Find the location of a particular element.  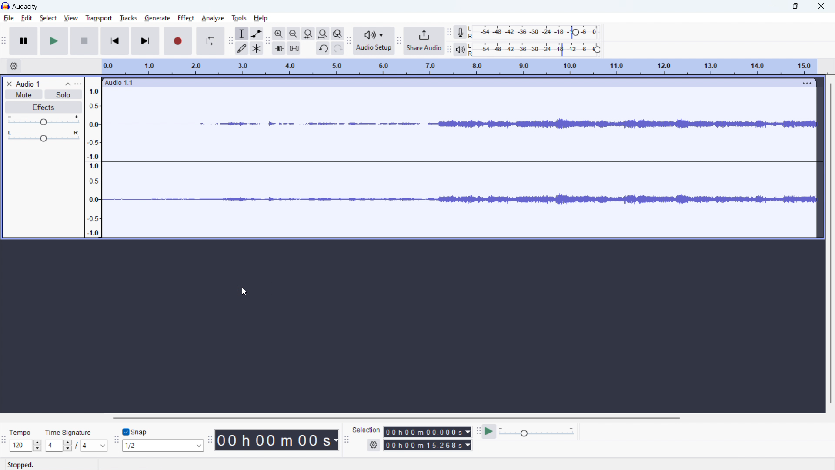

start time is located at coordinates (428, 432).